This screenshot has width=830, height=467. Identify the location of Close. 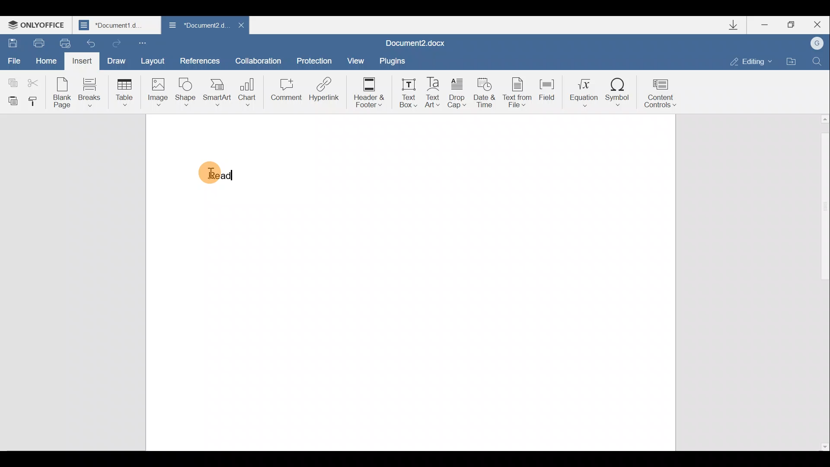
(241, 25).